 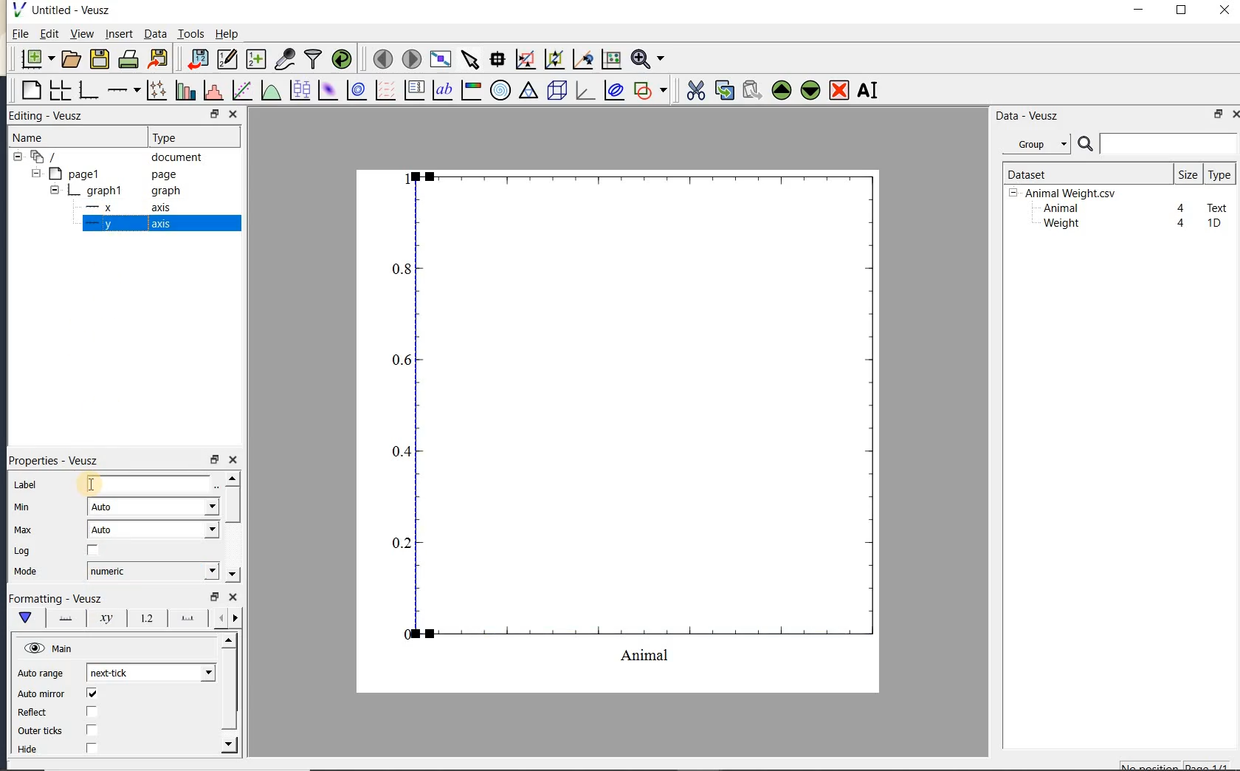 What do you see at coordinates (1182, 10) in the screenshot?
I see `maximize` at bounding box center [1182, 10].